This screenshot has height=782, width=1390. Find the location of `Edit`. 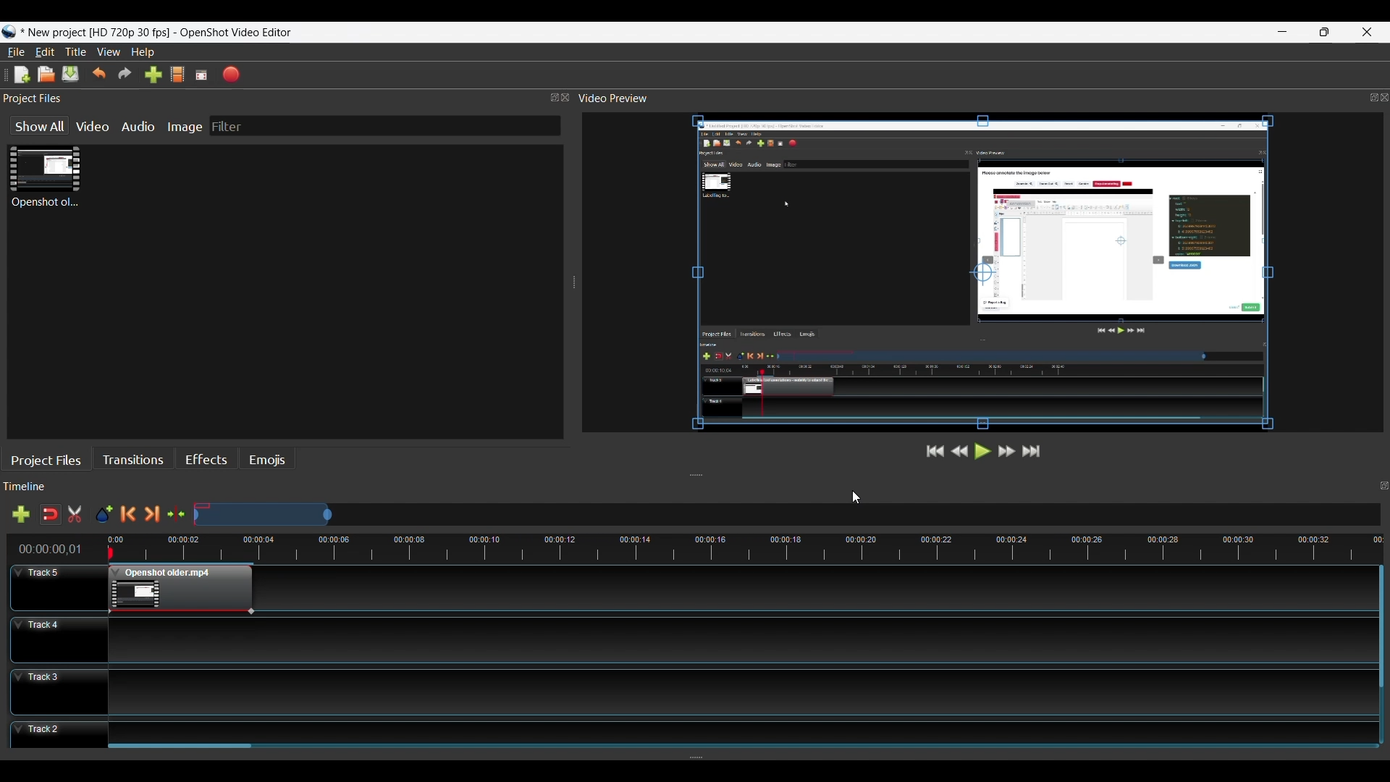

Edit is located at coordinates (45, 52).